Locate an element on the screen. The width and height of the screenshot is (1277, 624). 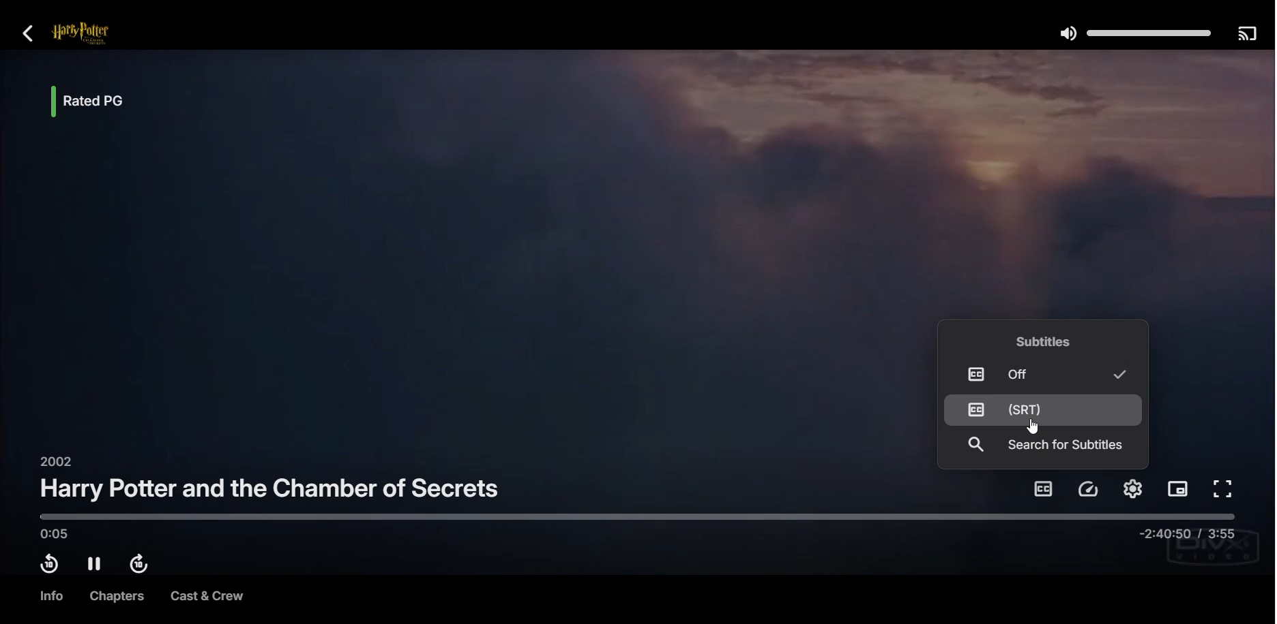
Rated PG is located at coordinates (102, 102).